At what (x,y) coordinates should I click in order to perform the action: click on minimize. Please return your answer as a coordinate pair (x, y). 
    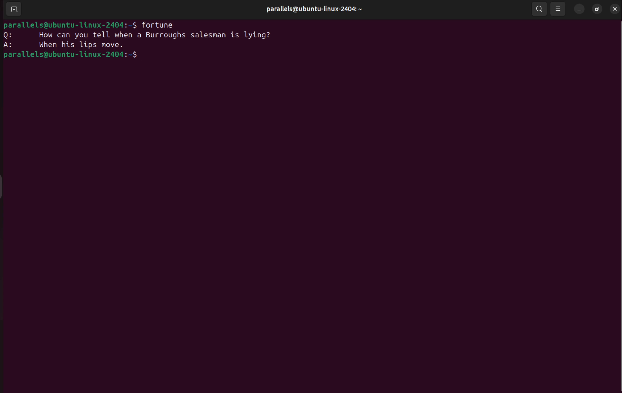
    Looking at the image, I should click on (578, 10).